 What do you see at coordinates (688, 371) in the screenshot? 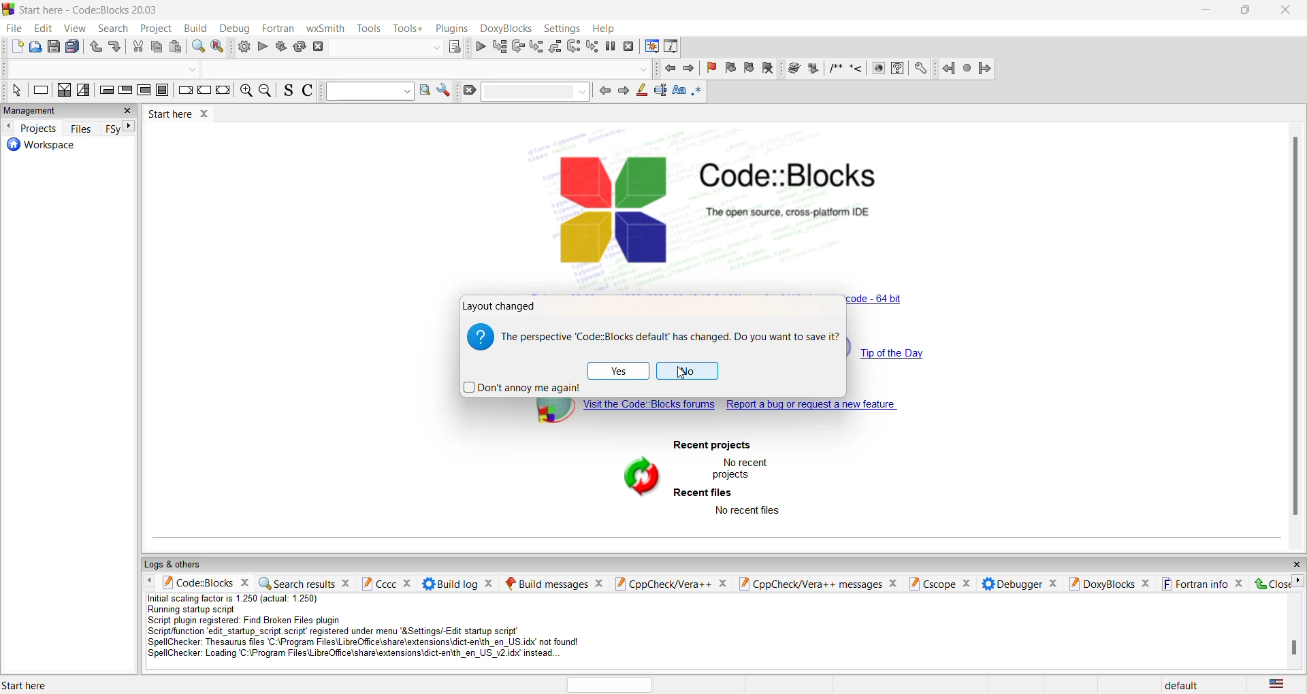
I see `No` at bounding box center [688, 371].